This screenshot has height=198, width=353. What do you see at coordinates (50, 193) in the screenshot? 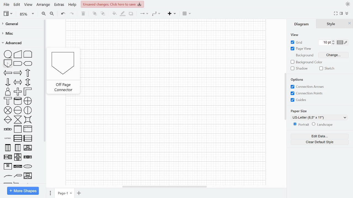
I see `Pages` at bounding box center [50, 193].